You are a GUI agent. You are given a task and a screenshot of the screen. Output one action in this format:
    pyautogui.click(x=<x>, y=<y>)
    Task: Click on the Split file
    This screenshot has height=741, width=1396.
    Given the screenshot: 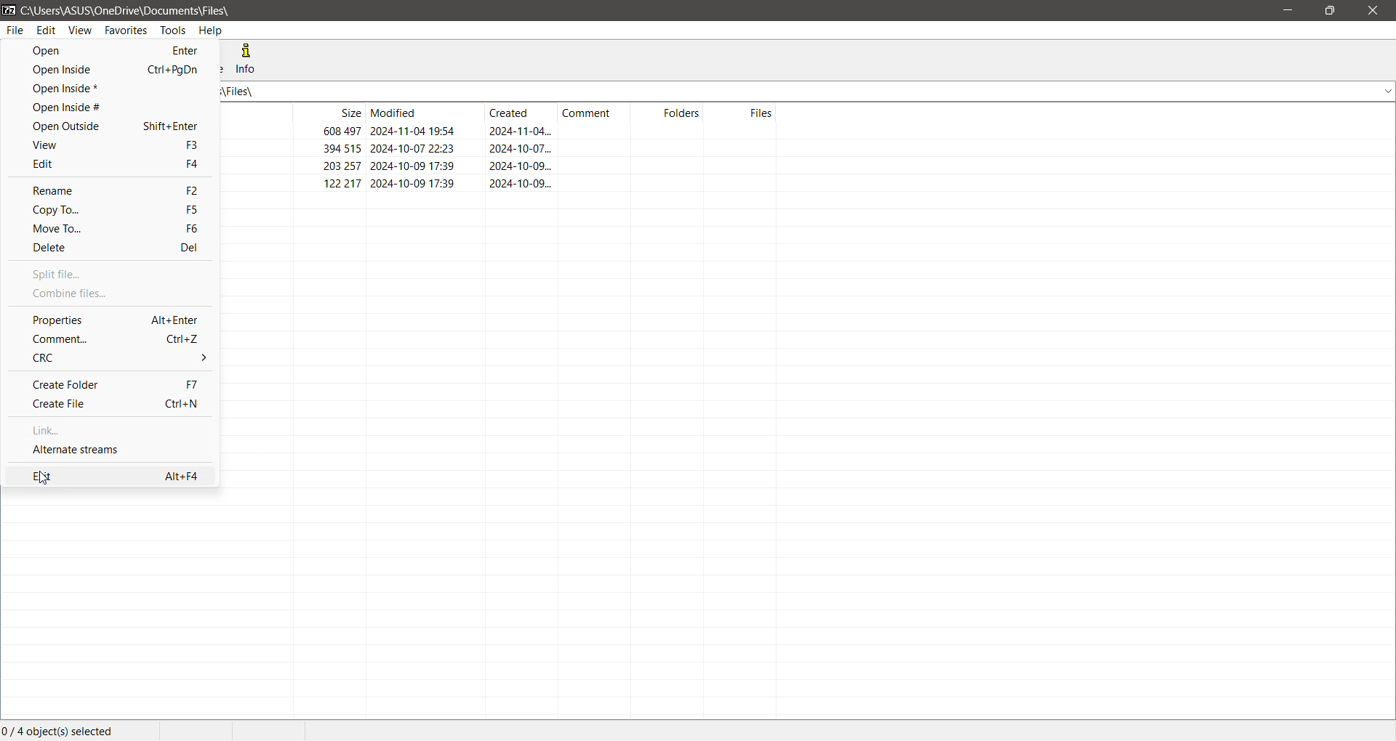 What is the action you would take?
    pyautogui.click(x=60, y=275)
    